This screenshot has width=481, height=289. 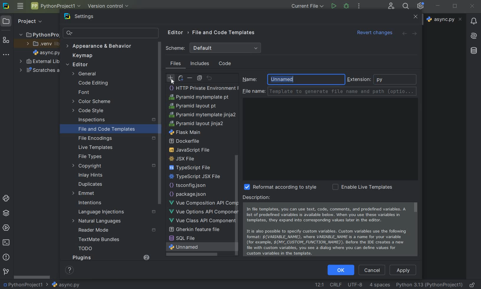 I want to click on apply, so click(x=403, y=270).